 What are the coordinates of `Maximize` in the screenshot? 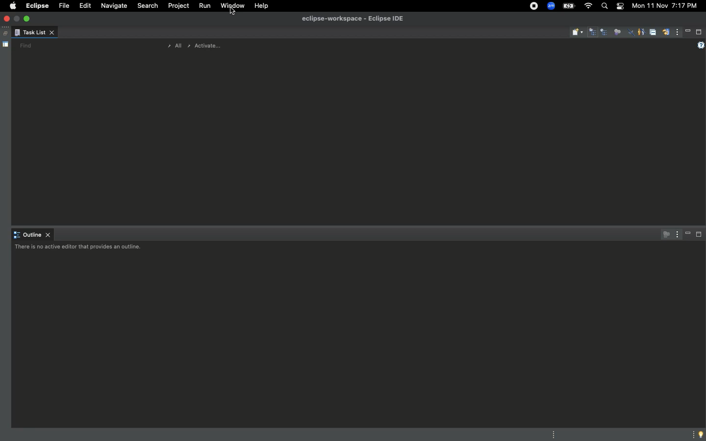 It's located at (699, 236).